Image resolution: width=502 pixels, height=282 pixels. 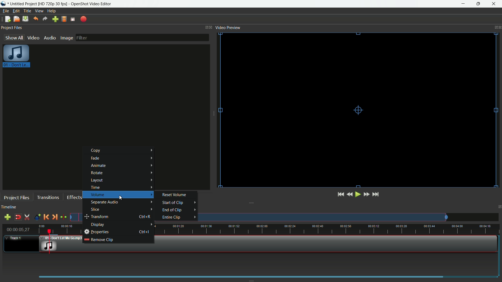 I want to click on keyboard shortcut, so click(x=144, y=217).